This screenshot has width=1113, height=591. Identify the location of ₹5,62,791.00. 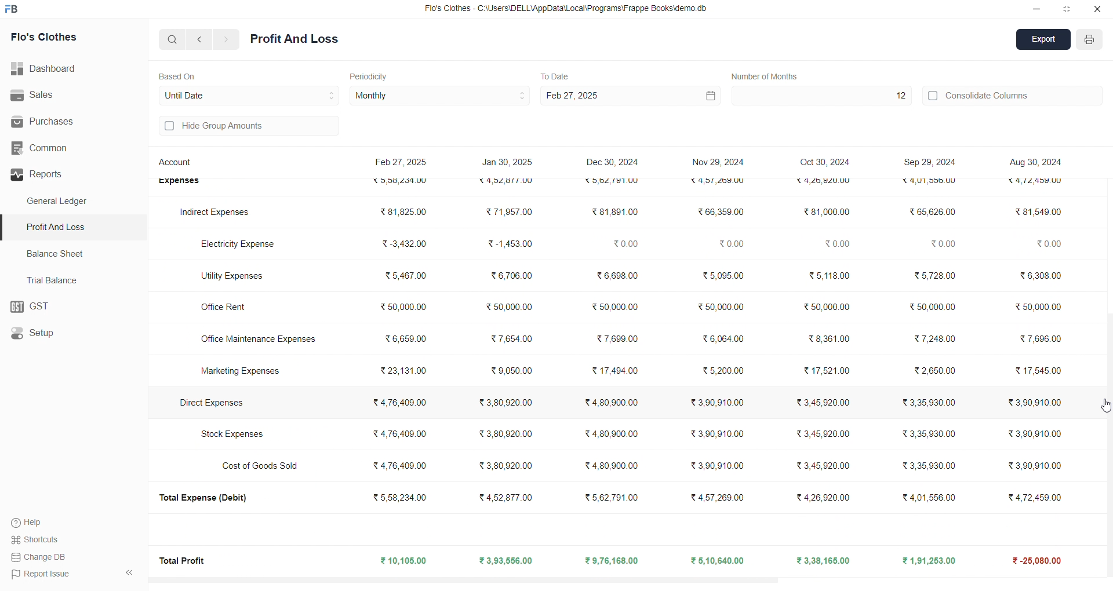
(610, 181).